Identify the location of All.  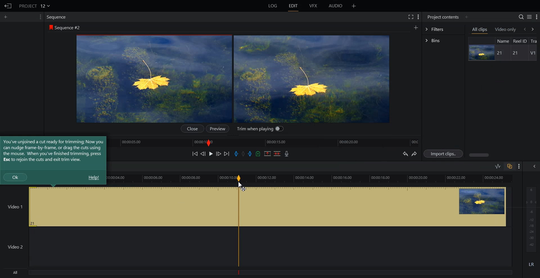
(117, 273).